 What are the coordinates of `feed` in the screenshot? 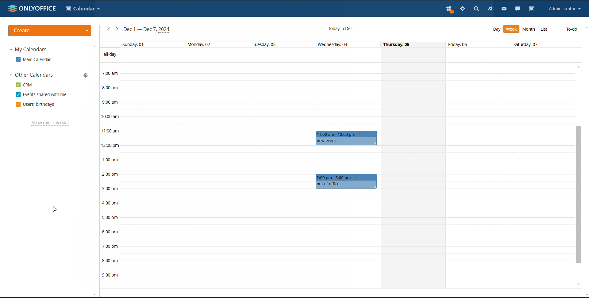 It's located at (490, 9).